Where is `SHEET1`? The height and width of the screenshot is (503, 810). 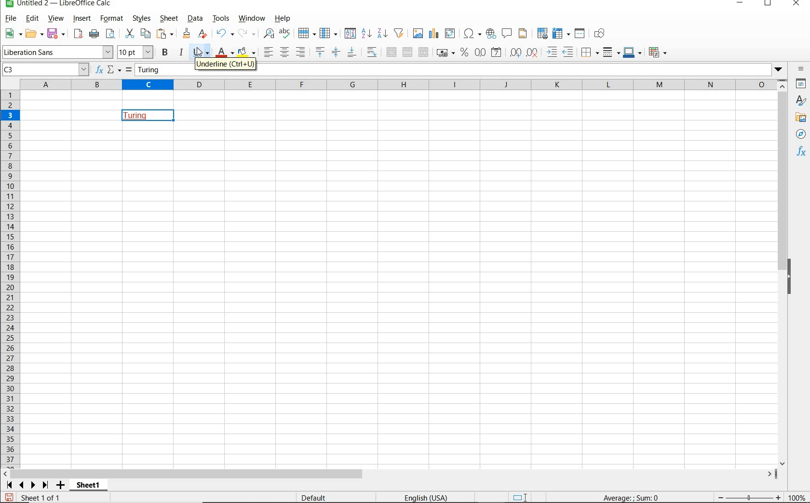 SHEET1 is located at coordinates (90, 486).